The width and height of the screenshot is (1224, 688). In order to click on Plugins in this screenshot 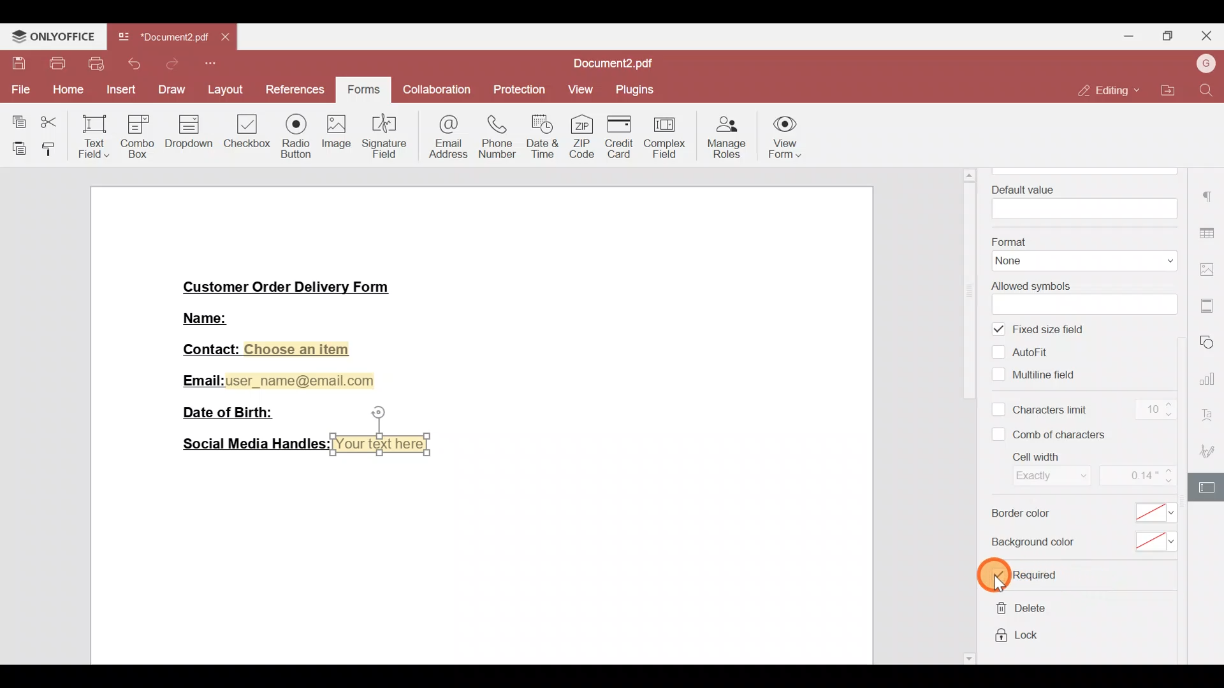, I will do `click(636, 90)`.